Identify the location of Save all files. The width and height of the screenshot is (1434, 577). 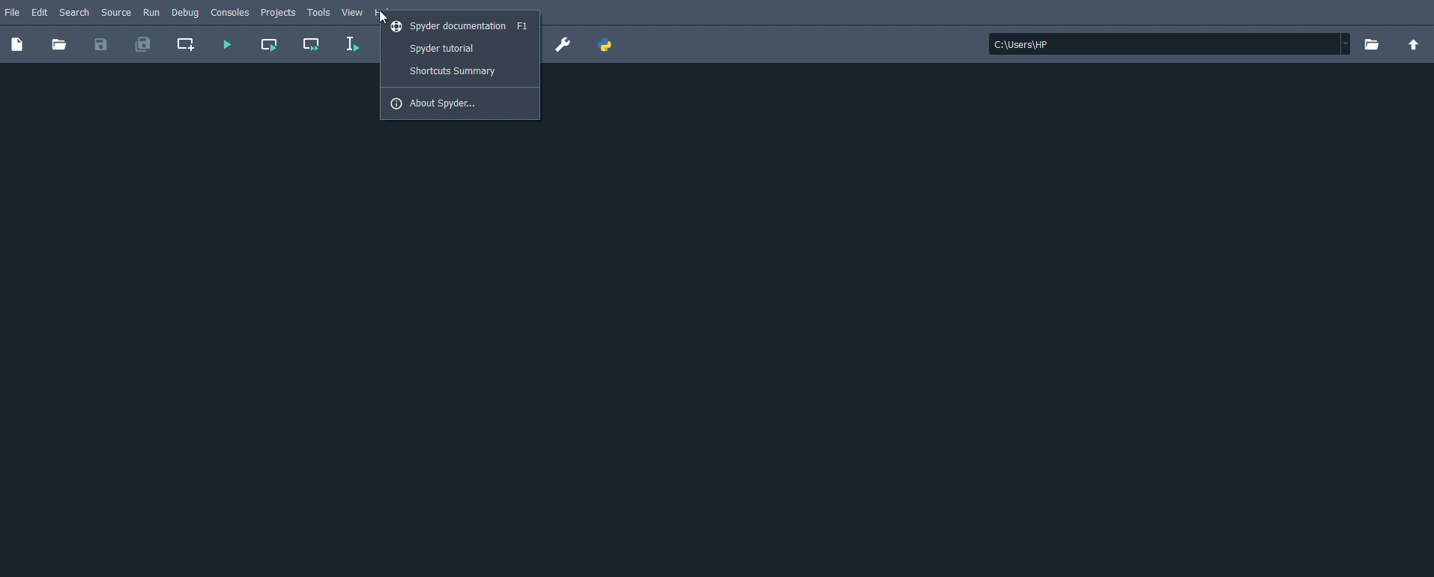
(145, 45).